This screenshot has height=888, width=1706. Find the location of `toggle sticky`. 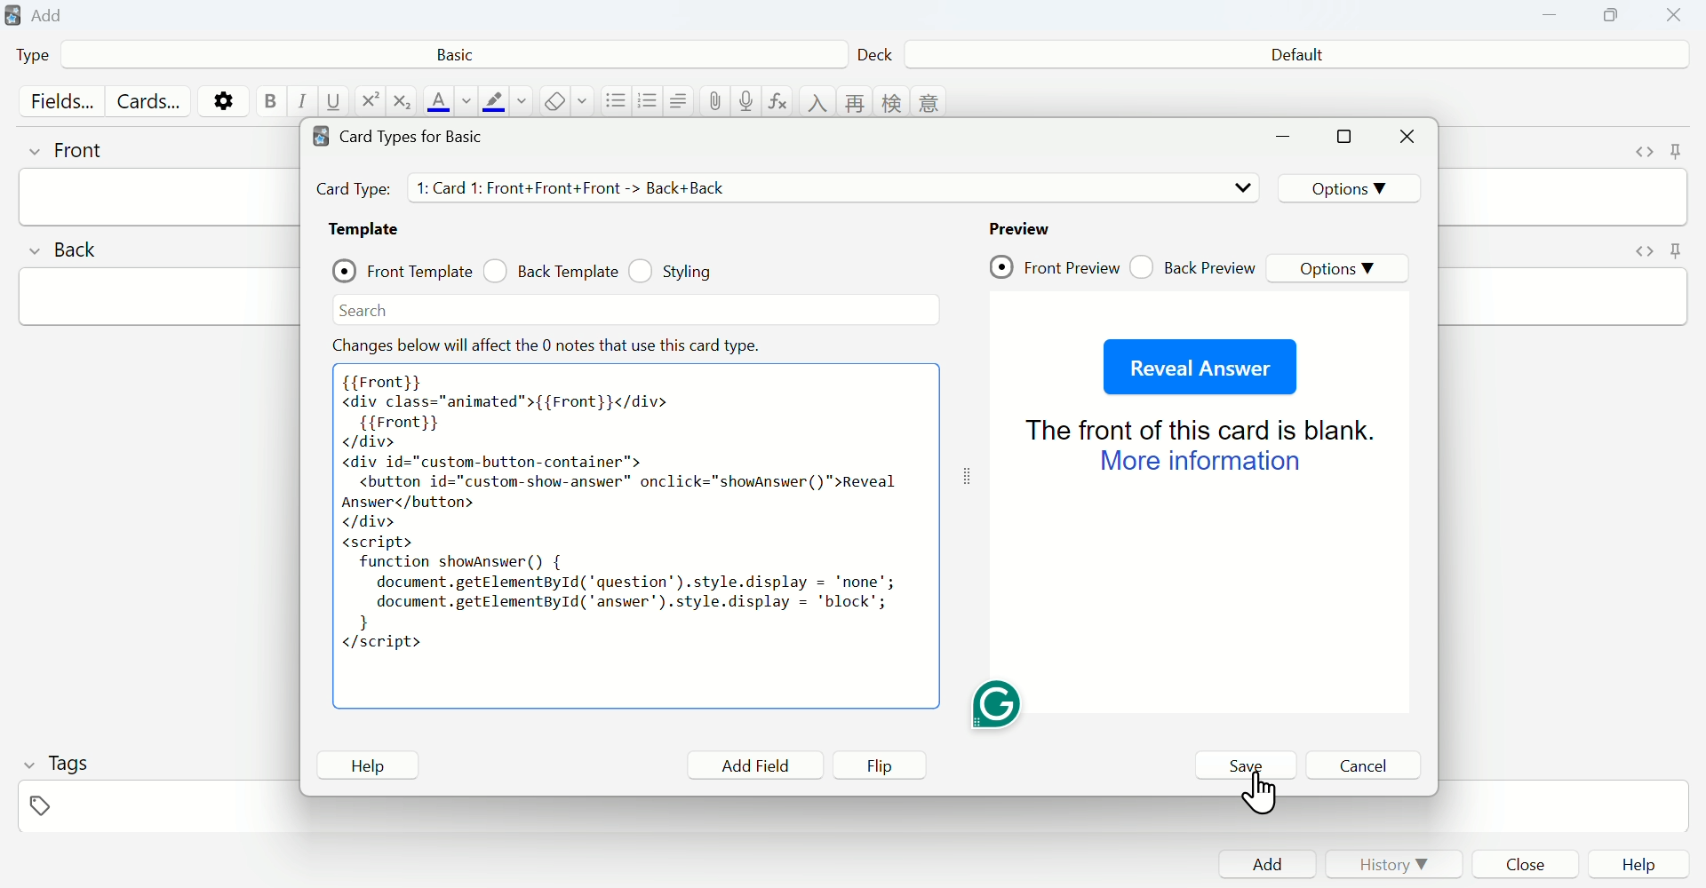

toggle sticky is located at coordinates (1676, 151).